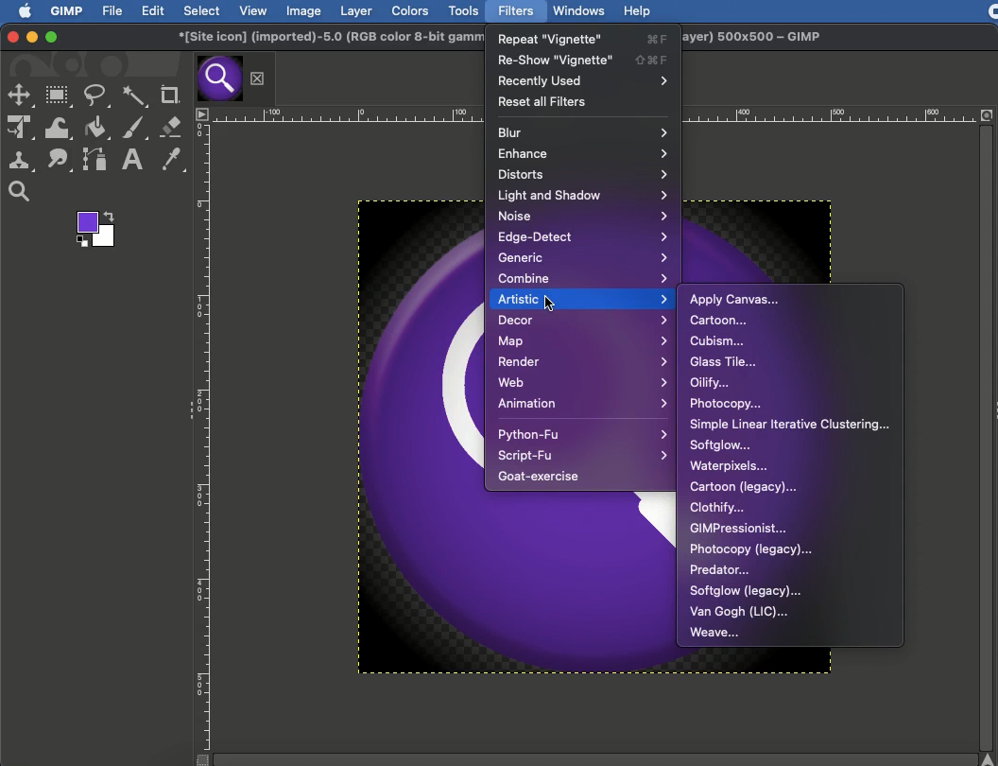 Image resolution: width=998 pixels, height=766 pixels. What do you see at coordinates (544, 100) in the screenshot?
I see `Reset all filters` at bounding box center [544, 100].